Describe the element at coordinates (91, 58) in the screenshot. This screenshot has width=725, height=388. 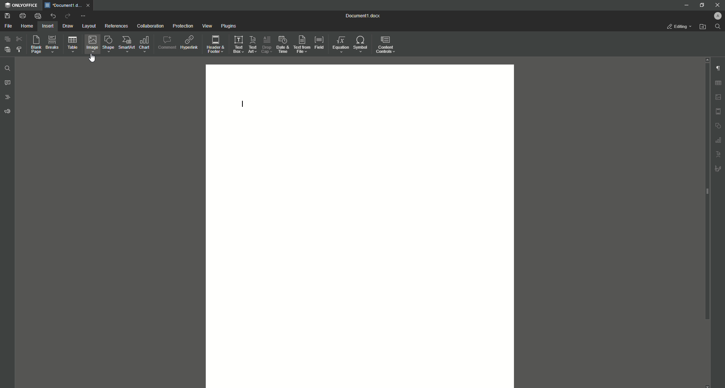
I see `Cursor` at that location.